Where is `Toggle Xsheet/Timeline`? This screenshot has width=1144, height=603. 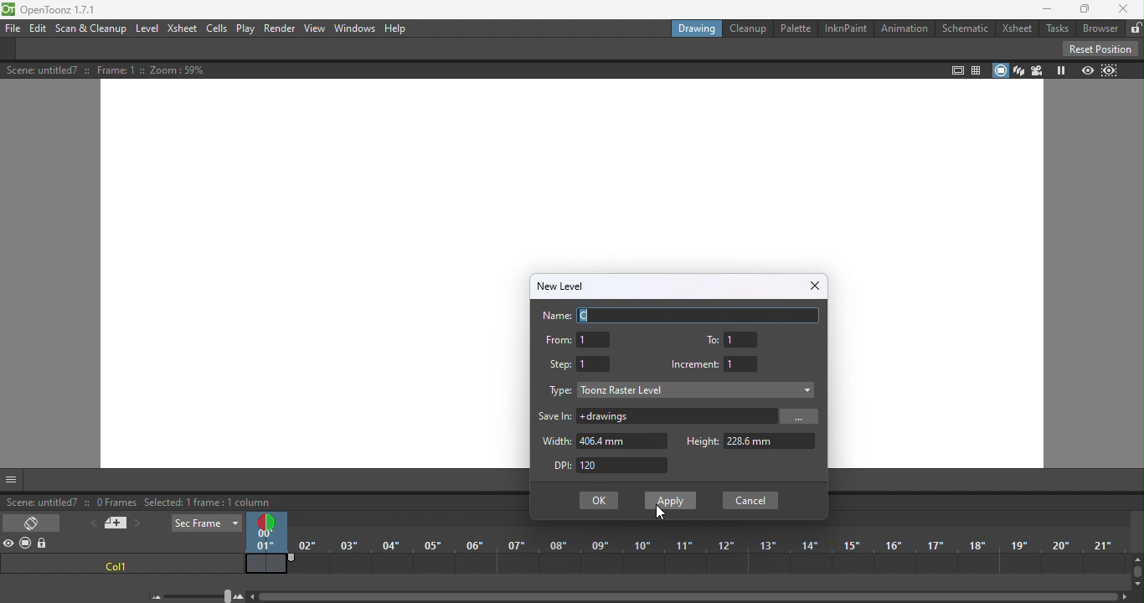
Toggle Xsheet/Timeline is located at coordinates (33, 521).